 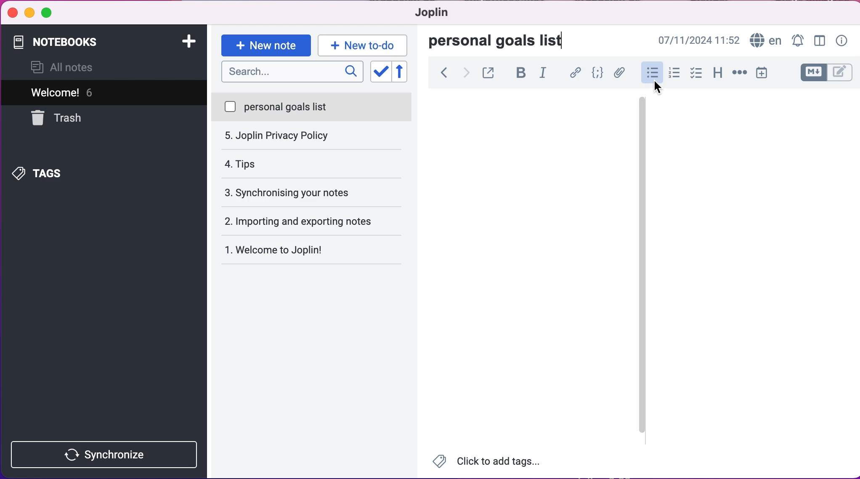 What do you see at coordinates (77, 118) in the screenshot?
I see `trash` at bounding box center [77, 118].